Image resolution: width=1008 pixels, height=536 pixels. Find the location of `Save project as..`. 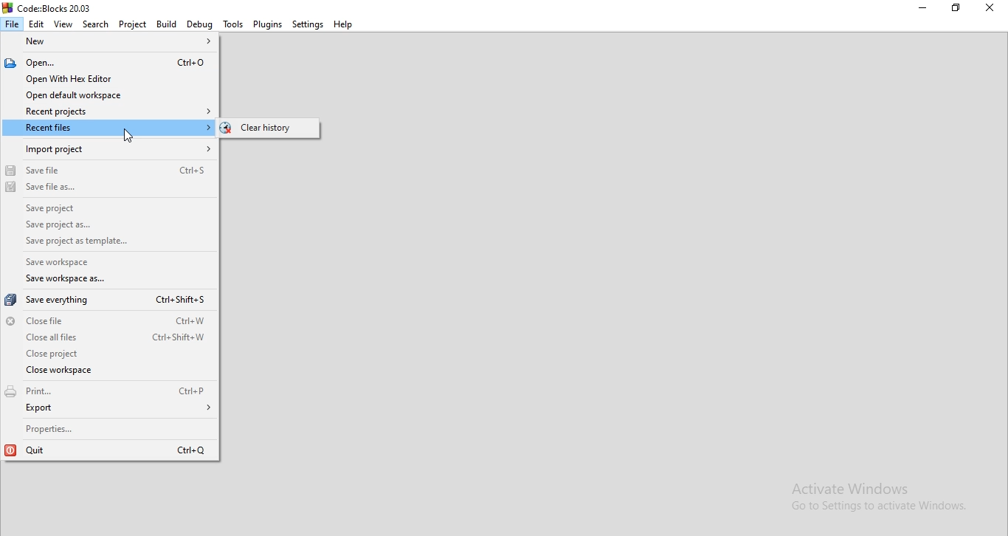

Save project as.. is located at coordinates (109, 227).